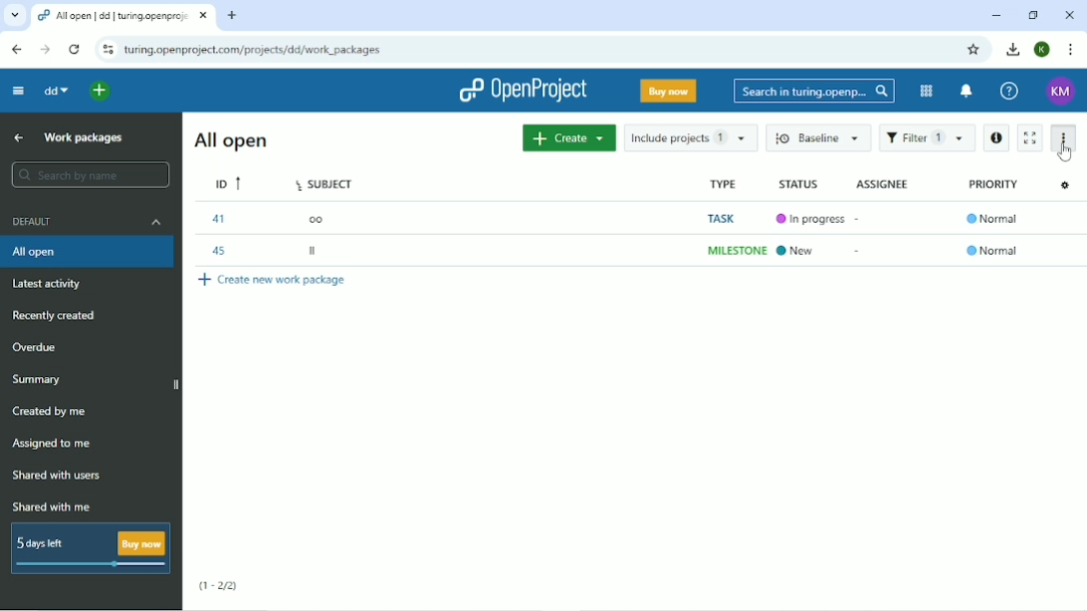 The image size is (1087, 611). I want to click on Back, so click(18, 50).